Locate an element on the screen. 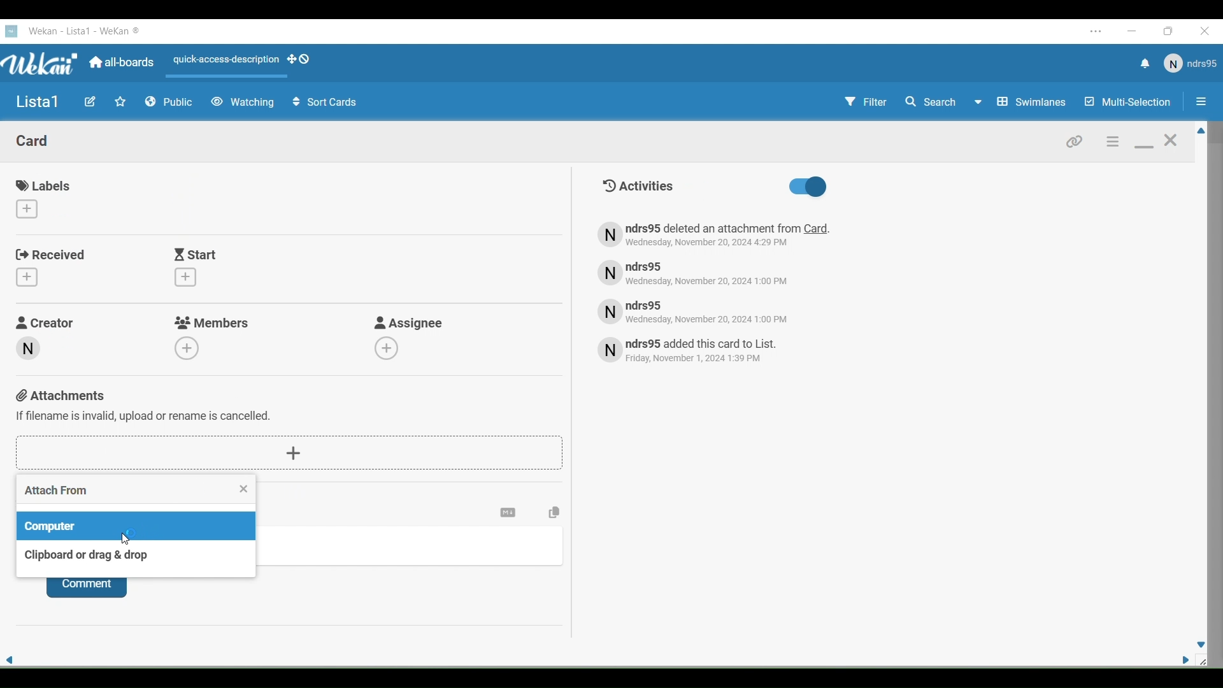  All Boards is located at coordinates (122, 62).